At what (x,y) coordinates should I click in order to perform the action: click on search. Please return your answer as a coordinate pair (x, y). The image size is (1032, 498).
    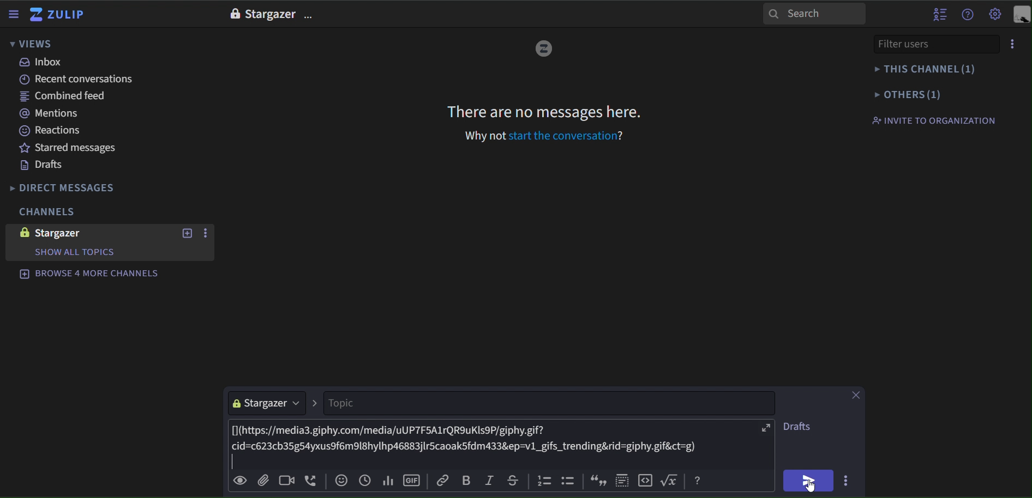
    Looking at the image, I should click on (814, 13).